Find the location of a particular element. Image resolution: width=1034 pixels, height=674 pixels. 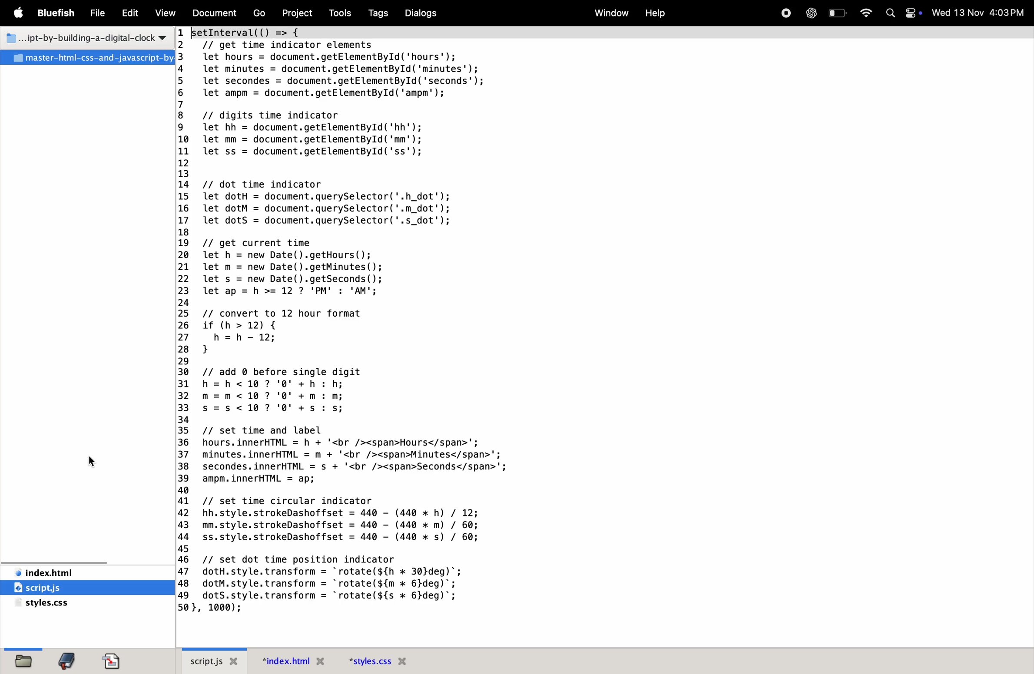

index.html is located at coordinates (295, 663).